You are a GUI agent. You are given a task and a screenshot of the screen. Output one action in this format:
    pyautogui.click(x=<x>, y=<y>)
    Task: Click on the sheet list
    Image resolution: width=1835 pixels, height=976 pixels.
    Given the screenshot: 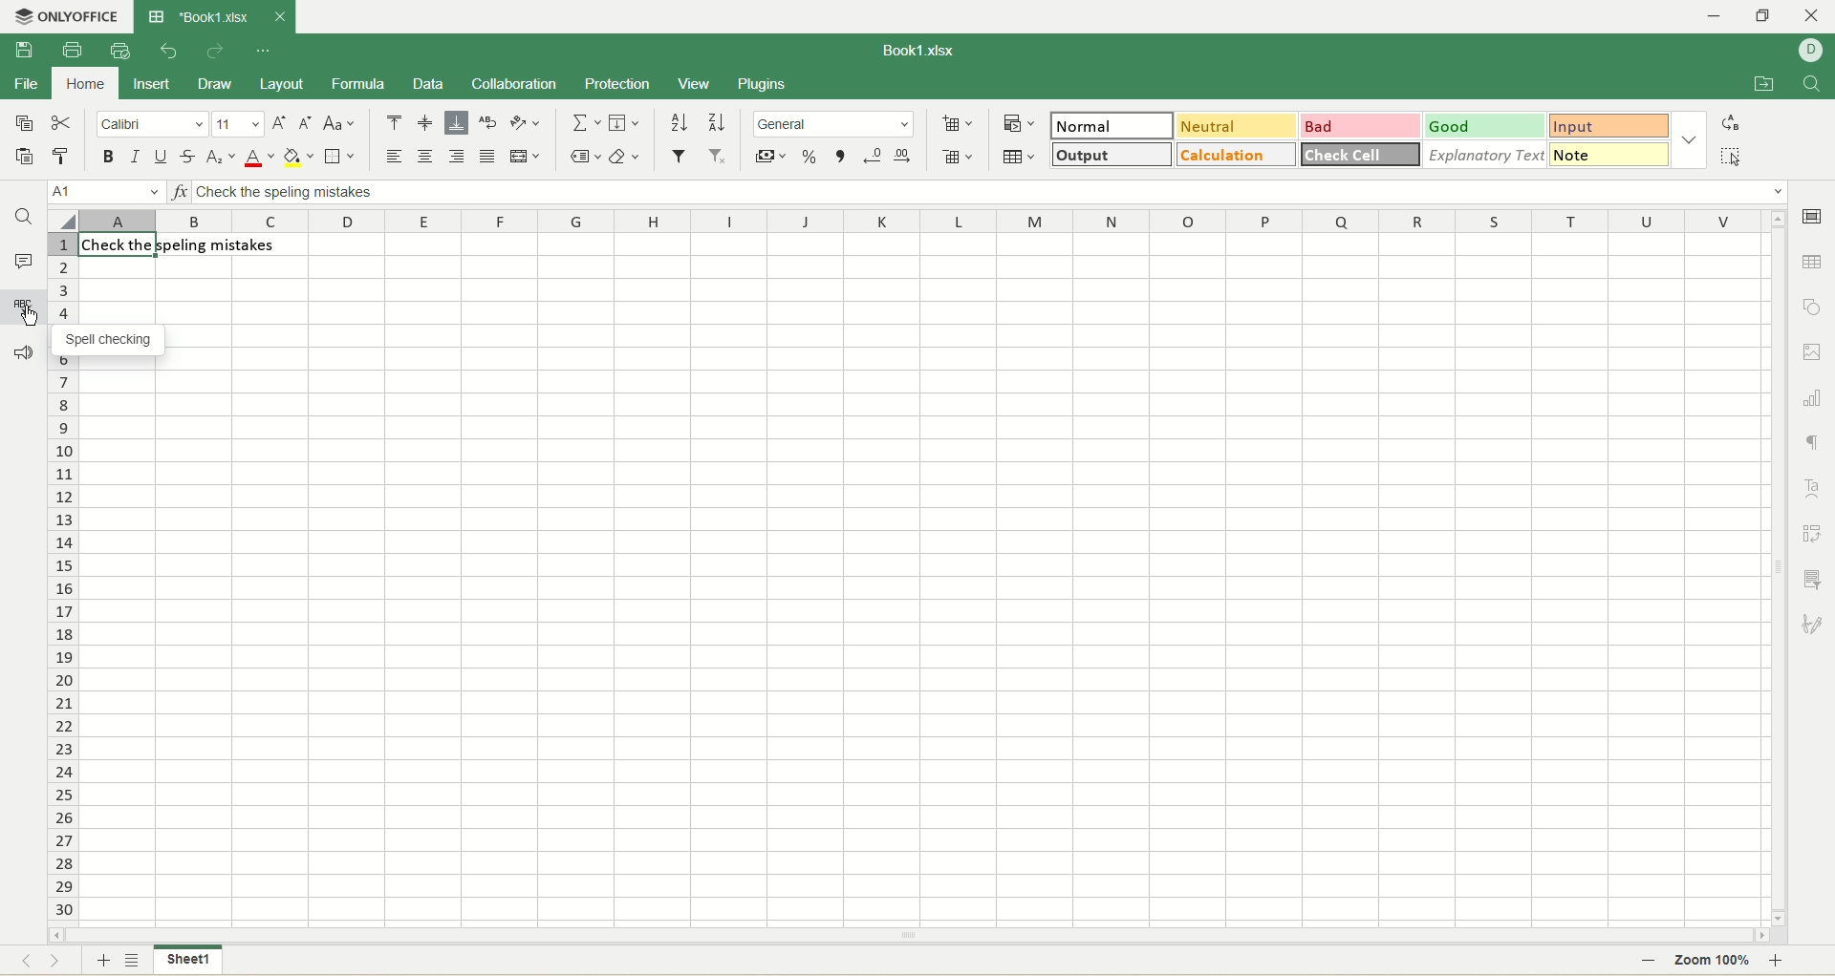 What is the action you would take?
    pyautogui.click(x=133, y=962)
    